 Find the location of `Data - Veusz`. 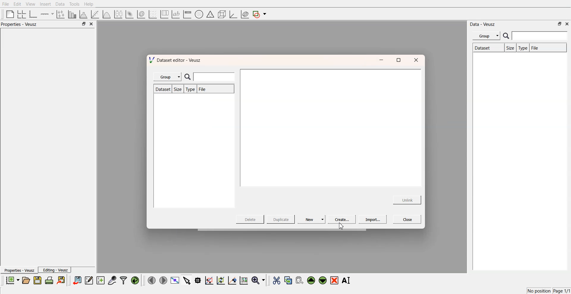

Data - Veusz is located at coordinates (483, 24).